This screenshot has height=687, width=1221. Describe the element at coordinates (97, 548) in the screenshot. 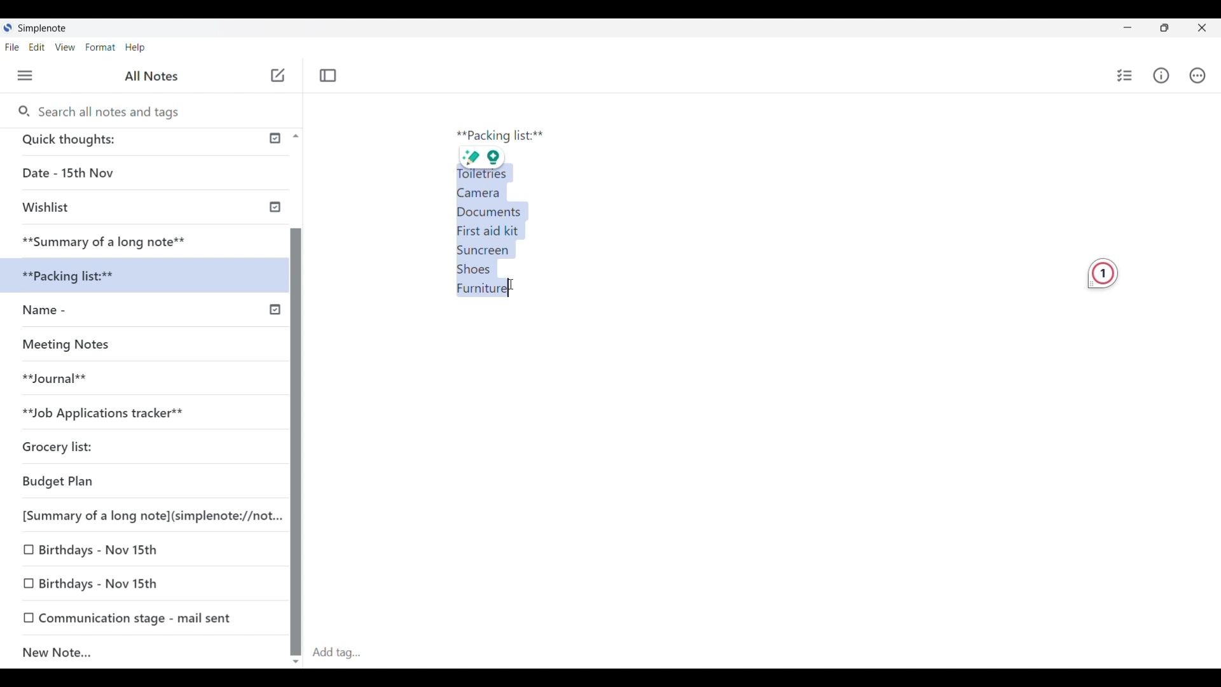

I see `O Birthdays - Nov 15th` at that location.